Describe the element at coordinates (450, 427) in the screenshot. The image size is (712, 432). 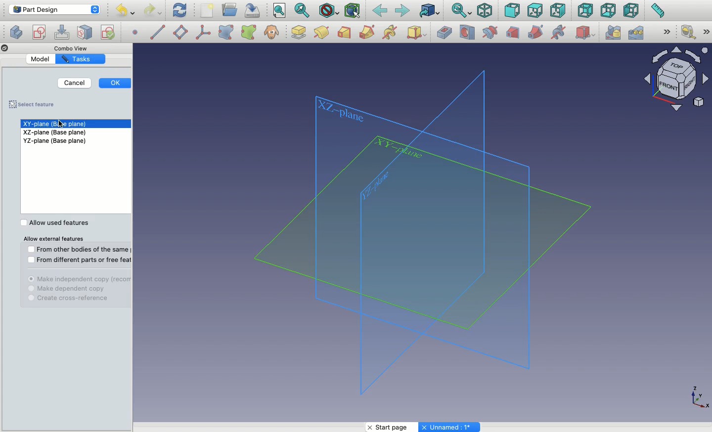
I see `Unnamed: 1` at that location.